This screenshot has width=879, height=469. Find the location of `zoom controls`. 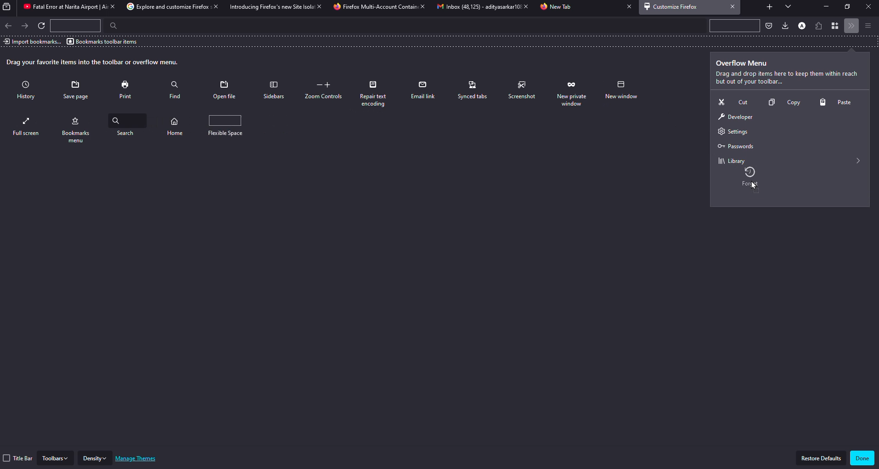

zoom controls is located at coordinates (325, 90).